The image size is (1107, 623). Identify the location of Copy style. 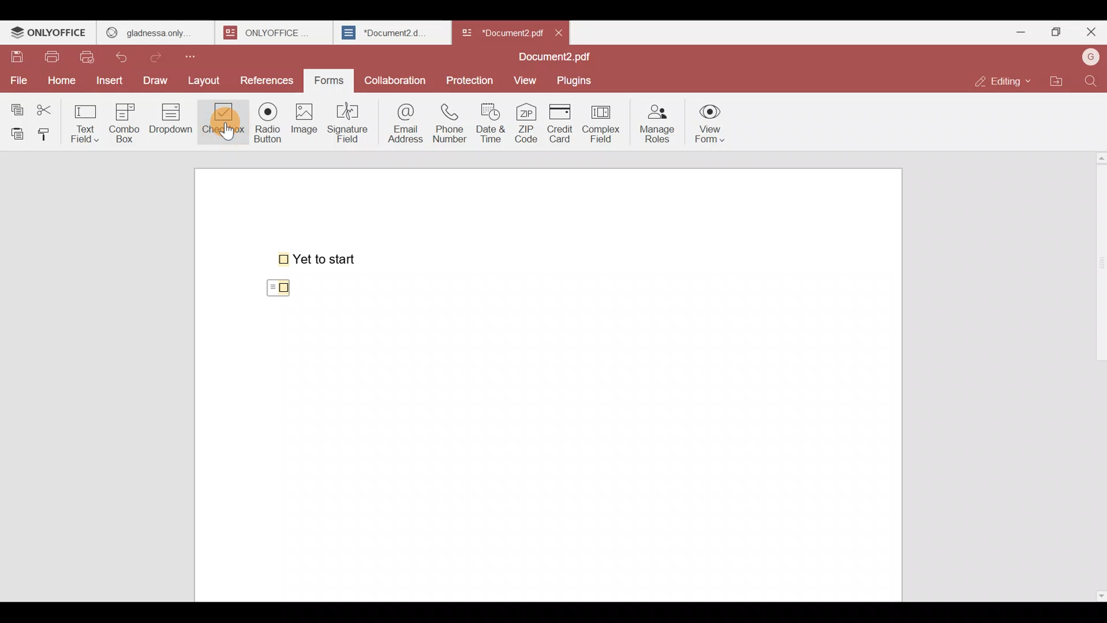
(48, 132).